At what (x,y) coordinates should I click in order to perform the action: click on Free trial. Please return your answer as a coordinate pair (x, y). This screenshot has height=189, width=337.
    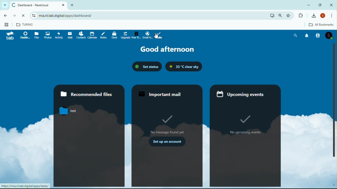
    Looking at the image, I should click on (137, 35).